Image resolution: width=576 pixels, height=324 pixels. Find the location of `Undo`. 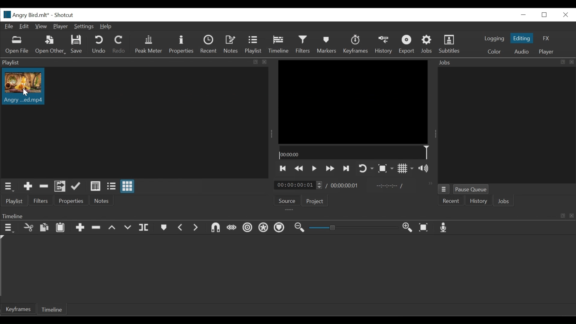

Undo is located at coordinates (99, 45).